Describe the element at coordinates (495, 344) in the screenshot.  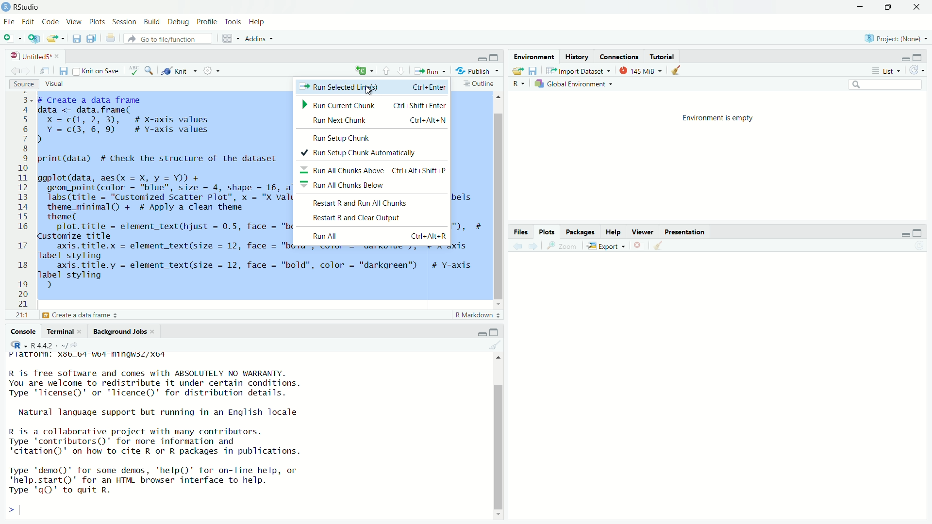
I see `Clear console` at that location.